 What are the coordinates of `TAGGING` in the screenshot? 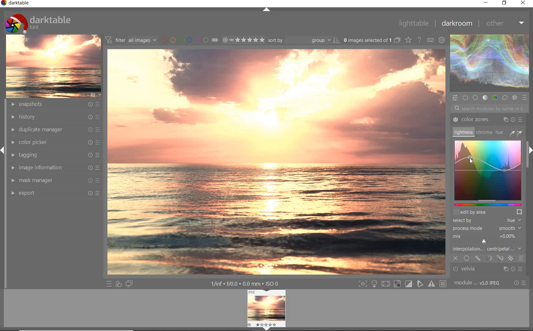 It's located at (54, 154).